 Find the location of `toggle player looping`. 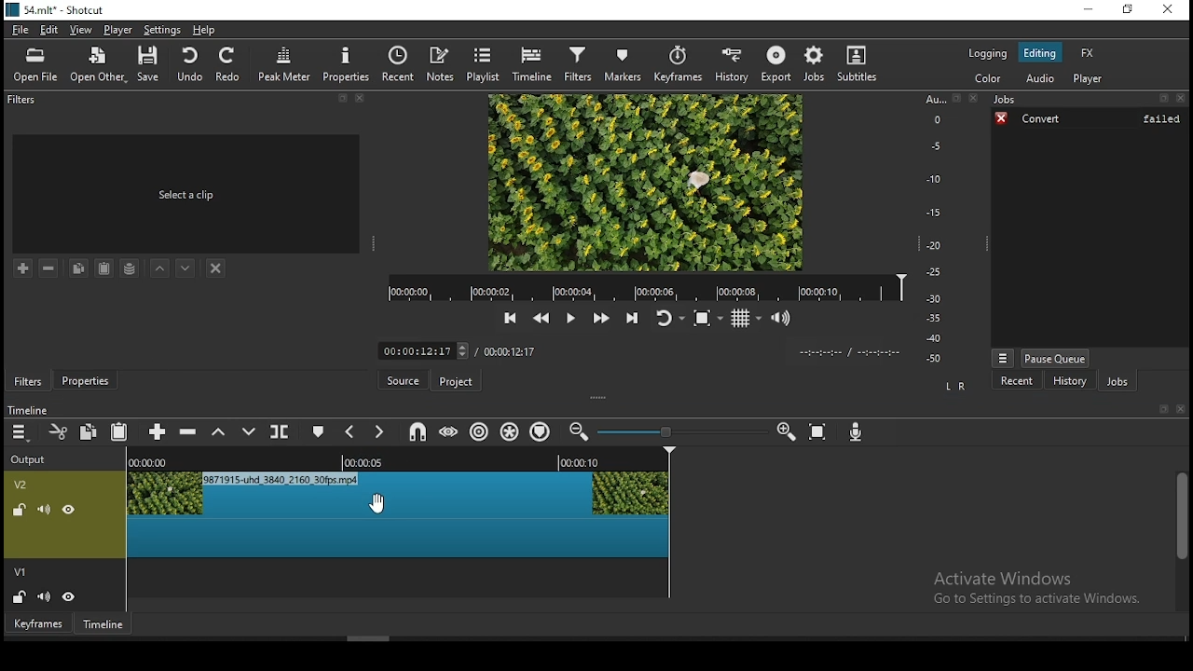

toggle player looping is located at coordinates (669, 320).